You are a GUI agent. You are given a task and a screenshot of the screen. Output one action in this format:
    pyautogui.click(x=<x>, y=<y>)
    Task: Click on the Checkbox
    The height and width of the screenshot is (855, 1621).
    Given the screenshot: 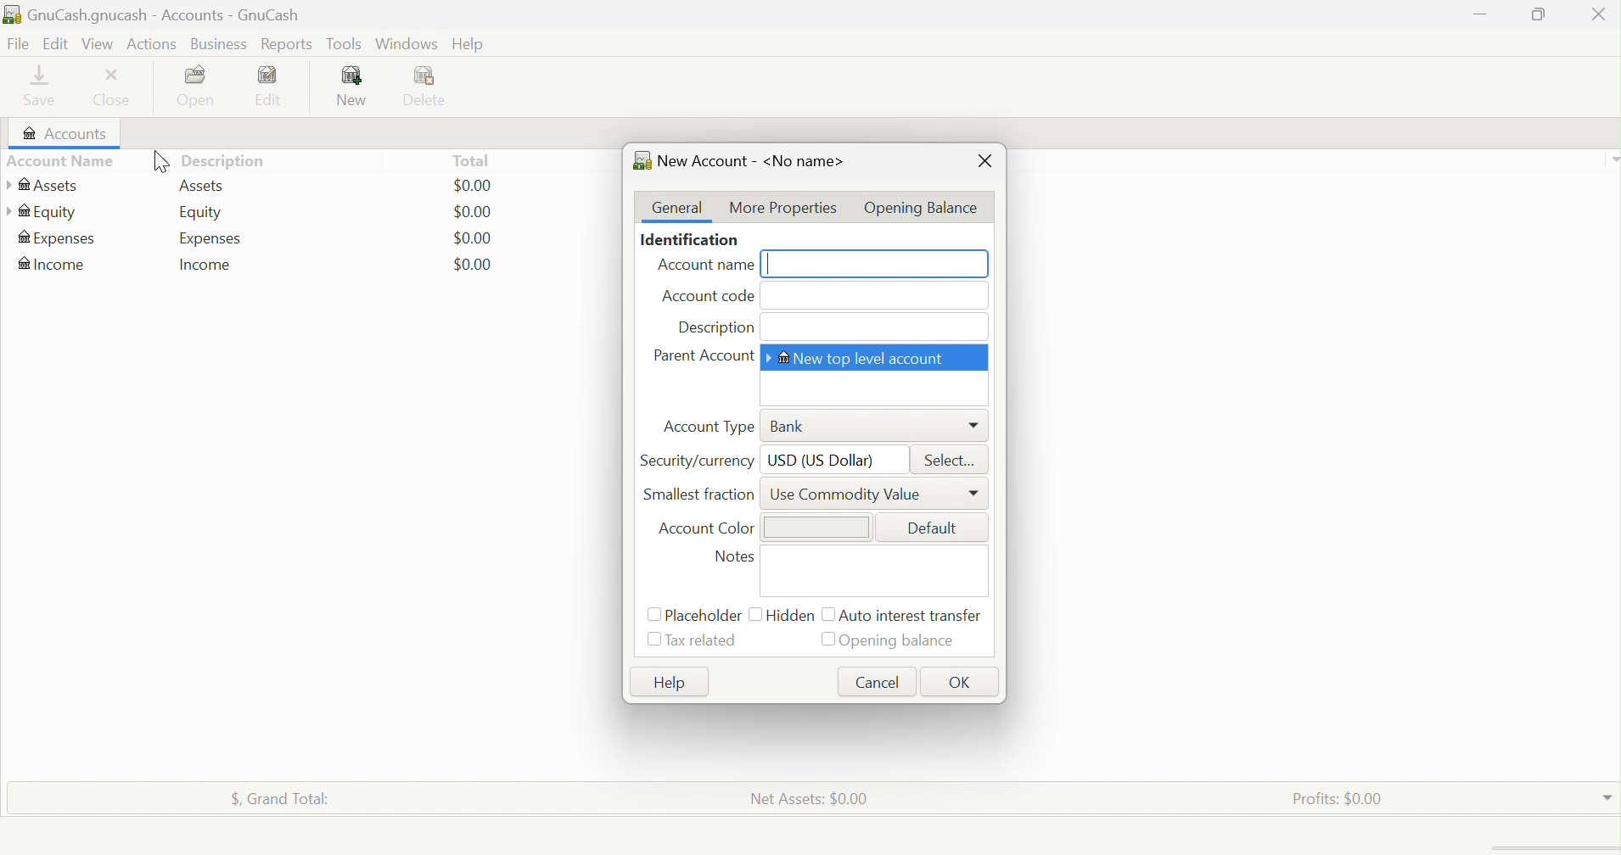 What is the action you would take?
    pyautogui.click(x=826, y=615)
    